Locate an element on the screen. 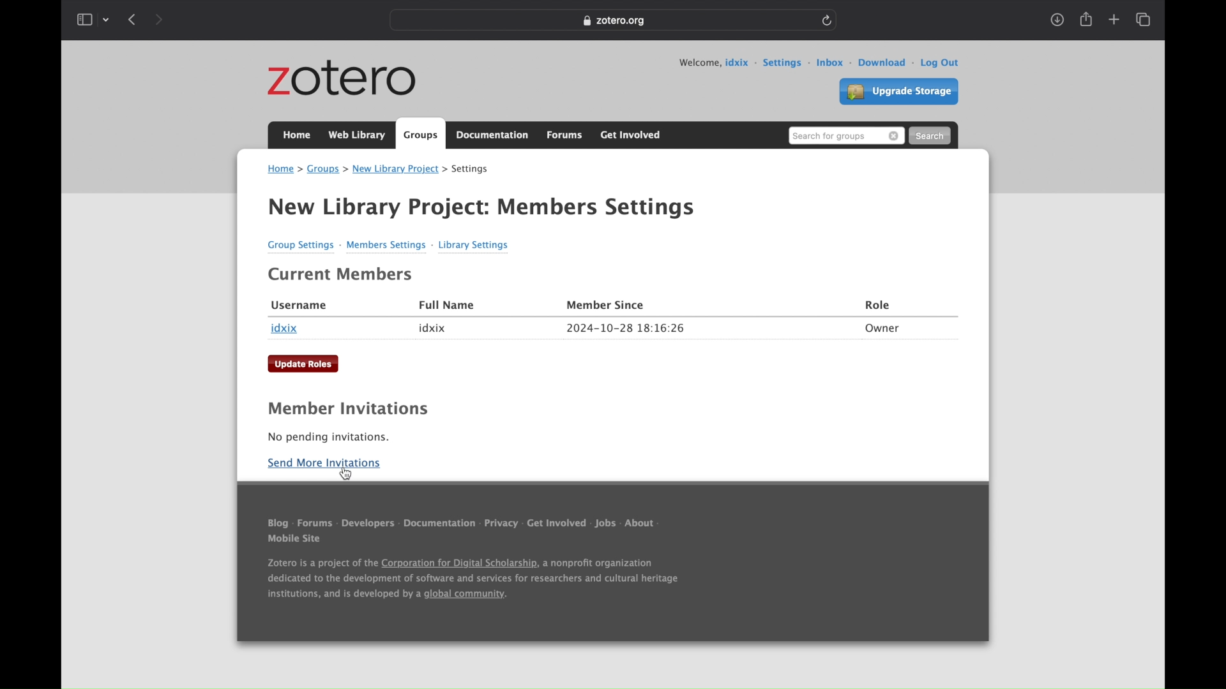 This screenshot has height=689, width=1226. search for groups is located at coordinates (847, 137).